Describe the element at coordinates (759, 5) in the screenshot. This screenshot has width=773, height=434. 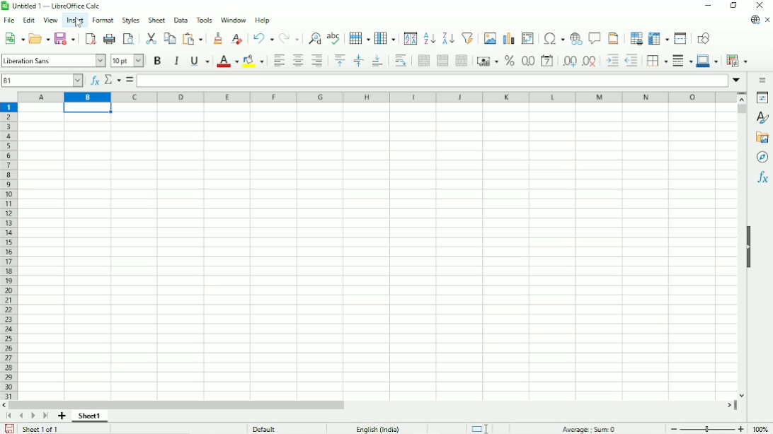
I see `Close` at that location.